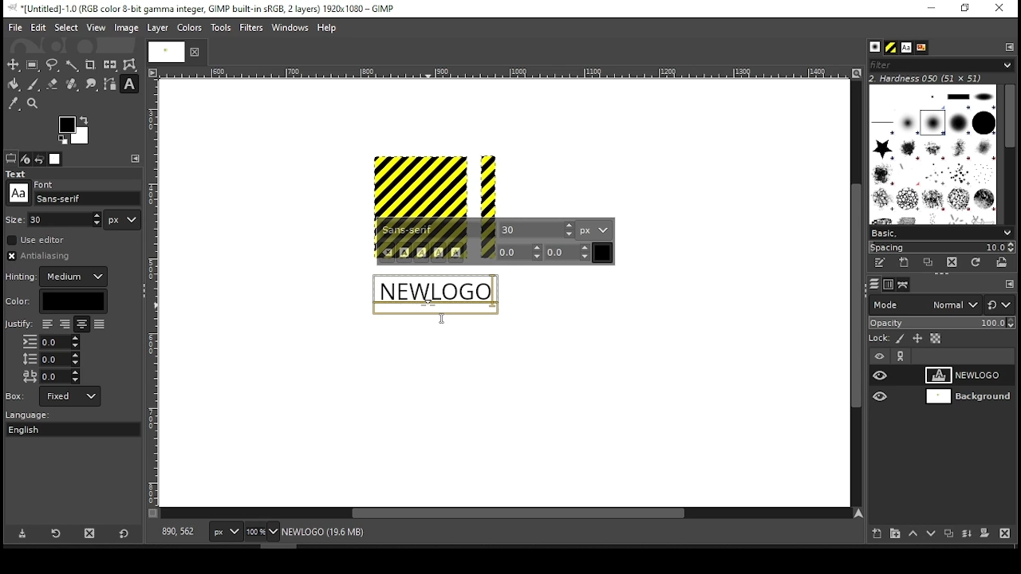 The height and width of the screenshot is (574, 1021). Describe the element at coordinates (941, 247) in the screenshot. I see `spacing` at that location.